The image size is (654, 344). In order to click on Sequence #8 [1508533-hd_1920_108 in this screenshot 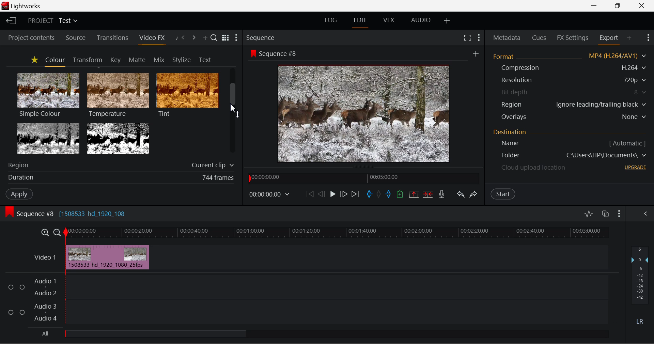, I will do `click(73, 212)`.